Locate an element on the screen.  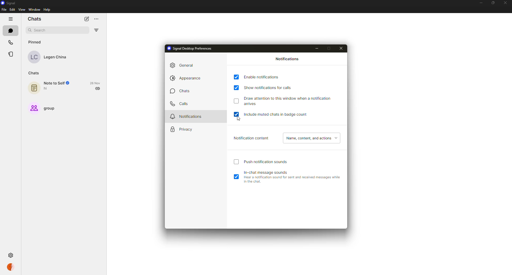
hi is located at coordinates (46, 89).